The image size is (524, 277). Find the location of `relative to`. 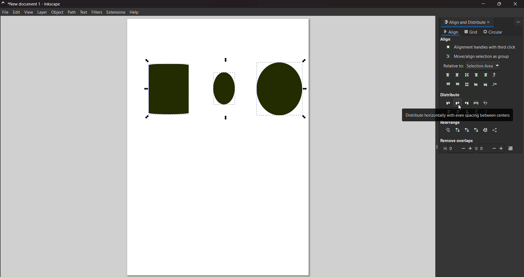

relative to is located at coordinates (452, 66).